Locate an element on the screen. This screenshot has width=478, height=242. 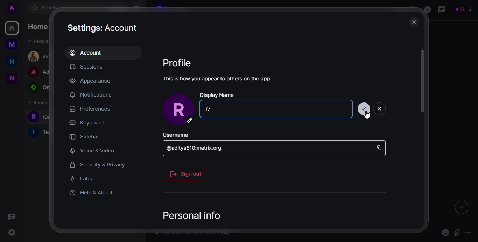
sign out is located at coordinates (185, 174).